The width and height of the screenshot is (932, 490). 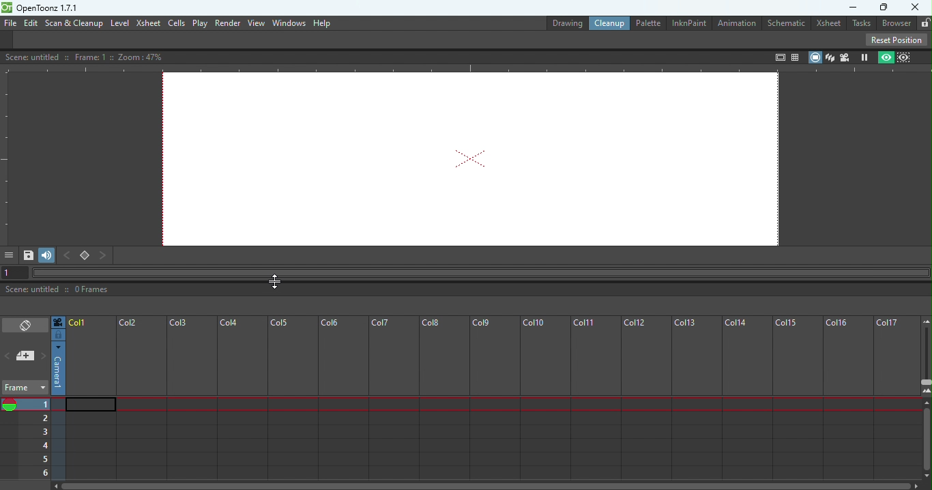 What do you see at coordinates (691, 23) in the screenshot?
I see `InknPaint` at bounding box center [691, 23].